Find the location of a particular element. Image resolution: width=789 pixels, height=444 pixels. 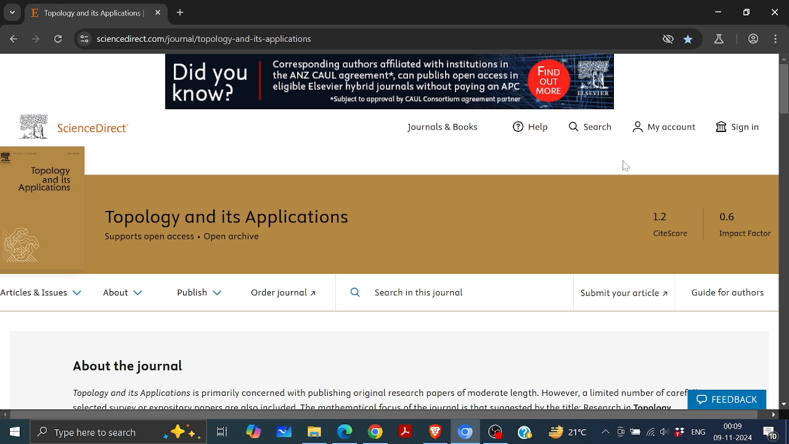

Topology and its Applications is primarily concerned with publishing original research papers of moderate length. However, a limited number of c... is located at coordinates (374, 397).